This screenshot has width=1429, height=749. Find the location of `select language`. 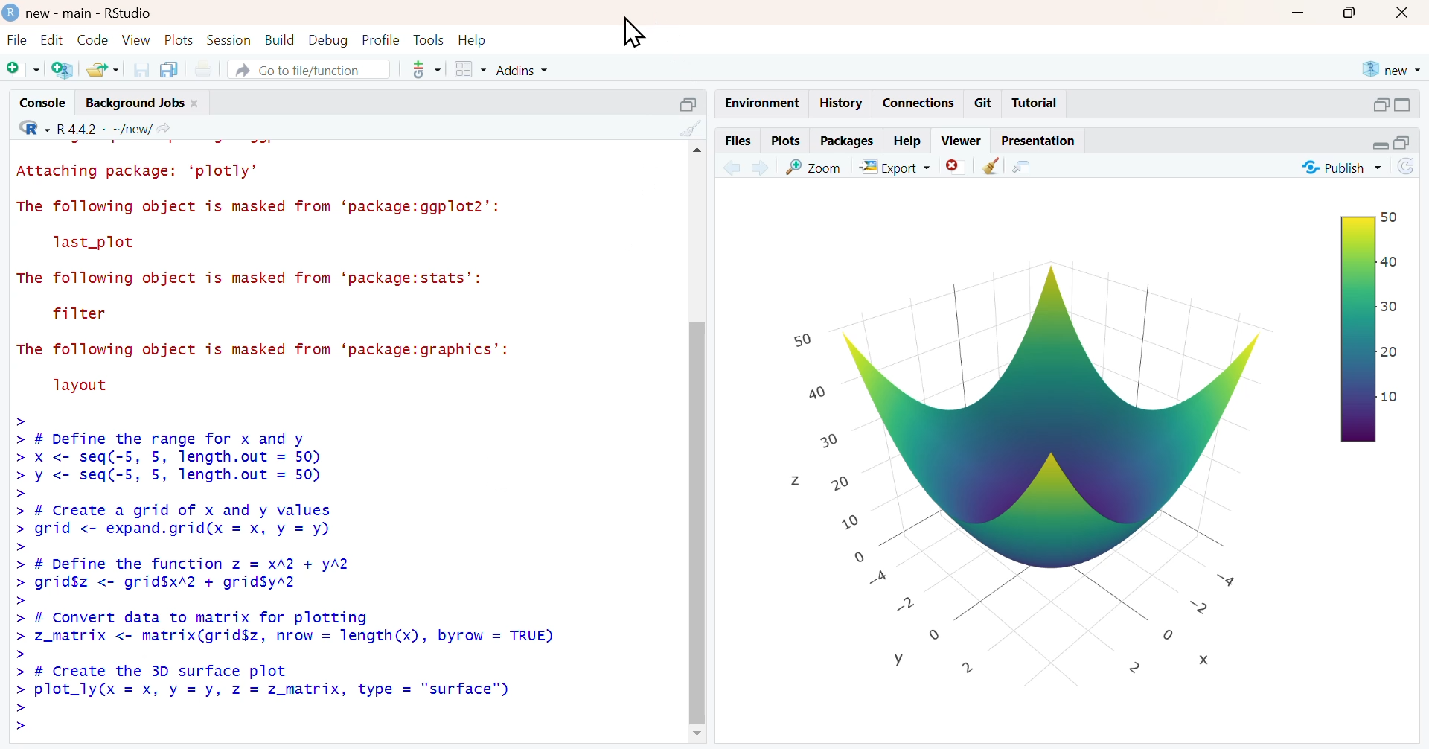

select language is located at coordinates (27, 127).